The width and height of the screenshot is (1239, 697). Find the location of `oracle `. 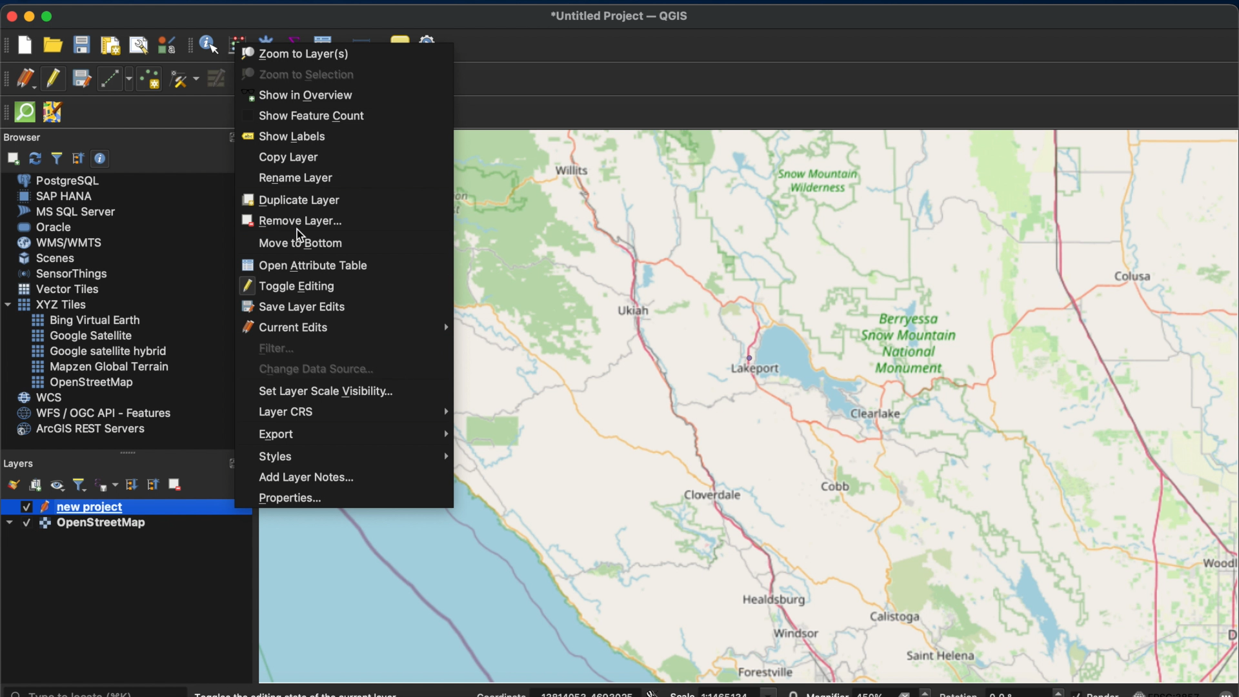

oracle  is located at coordinates (45, 227).